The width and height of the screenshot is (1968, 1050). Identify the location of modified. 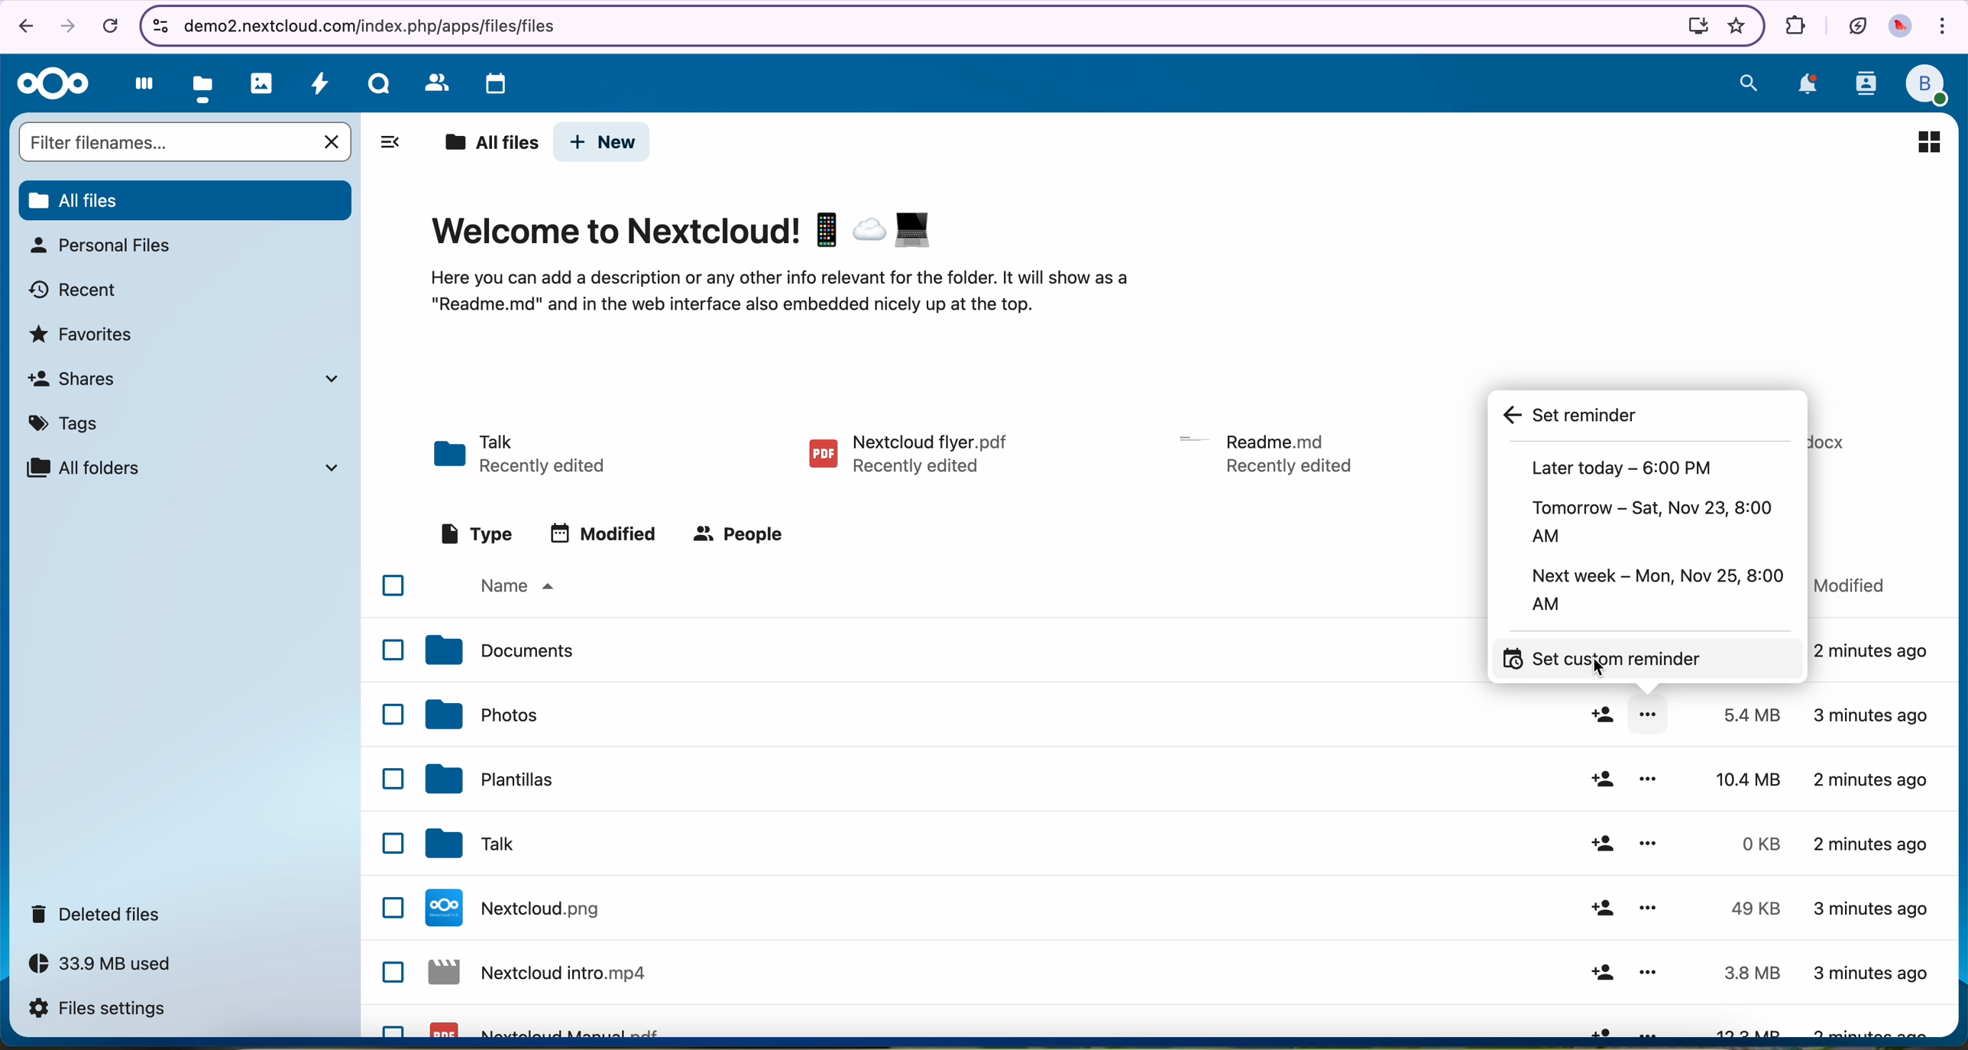
(604, 533).